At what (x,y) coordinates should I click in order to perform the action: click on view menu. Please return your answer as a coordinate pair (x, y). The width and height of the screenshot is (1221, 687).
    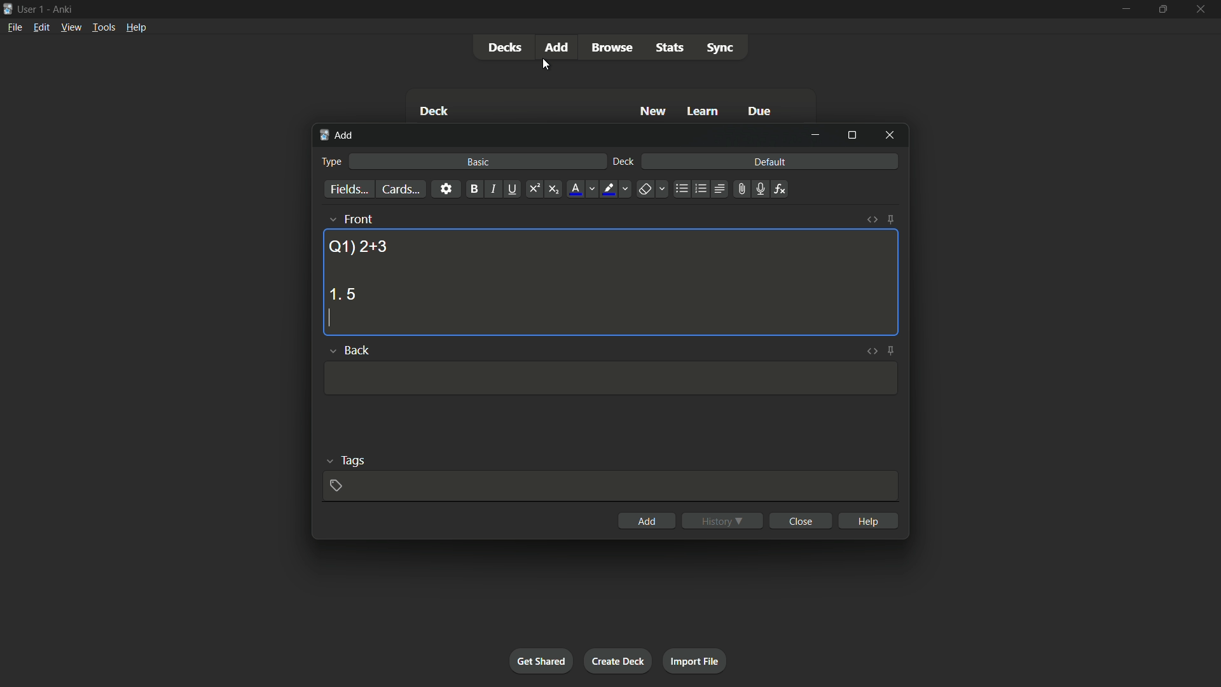
    Looking at the image, I should click on (70, 26).